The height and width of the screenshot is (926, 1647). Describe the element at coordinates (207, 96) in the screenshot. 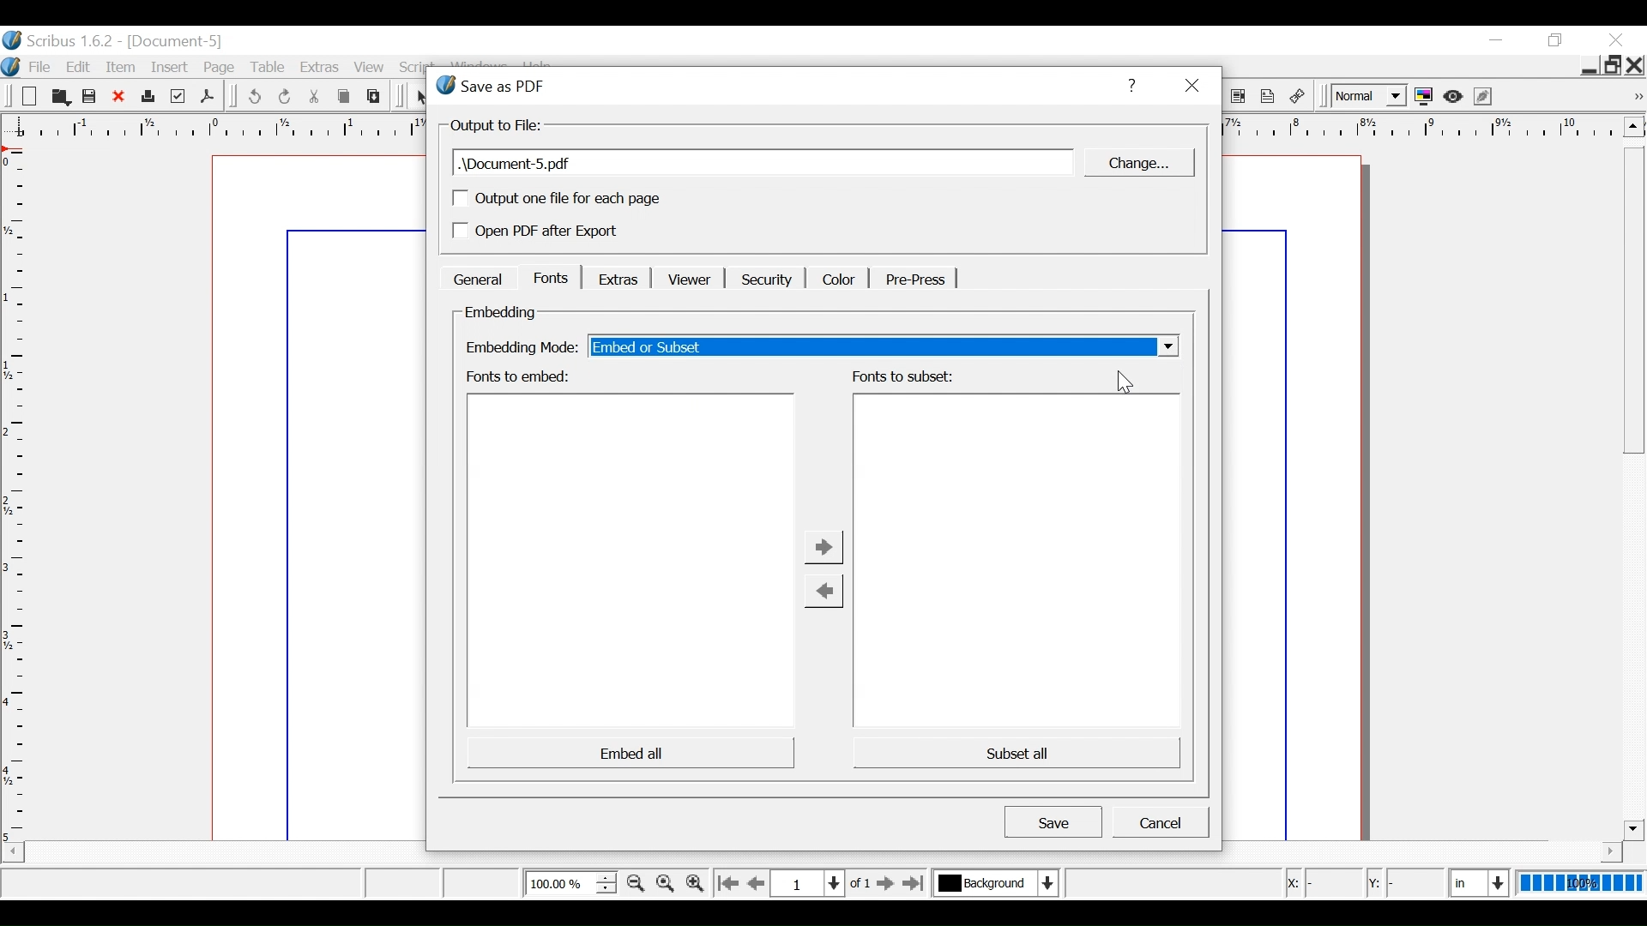

I see `Save as PDF` at that location.